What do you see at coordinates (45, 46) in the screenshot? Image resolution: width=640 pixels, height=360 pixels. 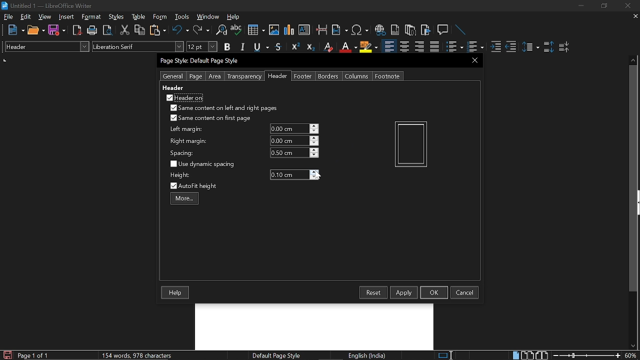 I see `Paragraph style` at bounding box center [45, 46].